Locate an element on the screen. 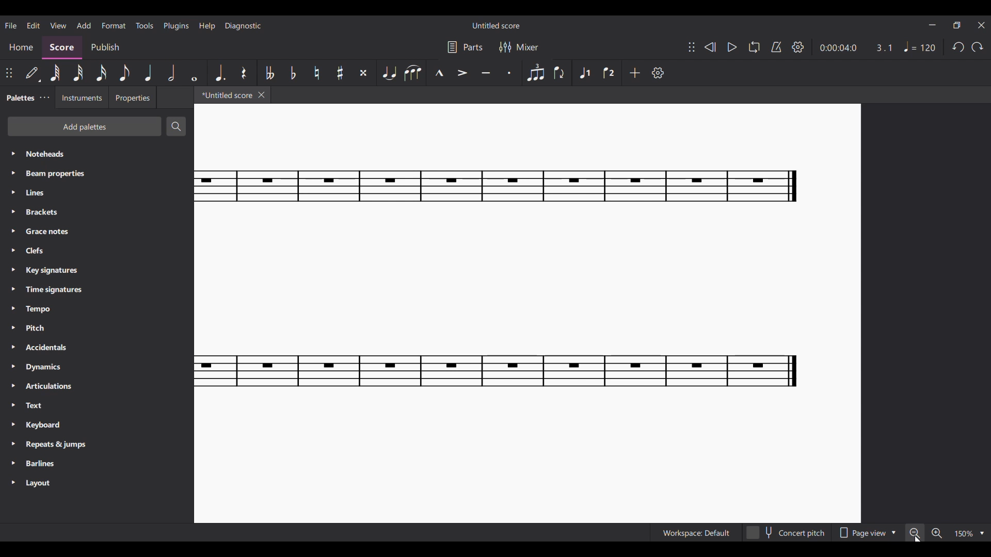  Accidentals is located at coordinates (97, 347).